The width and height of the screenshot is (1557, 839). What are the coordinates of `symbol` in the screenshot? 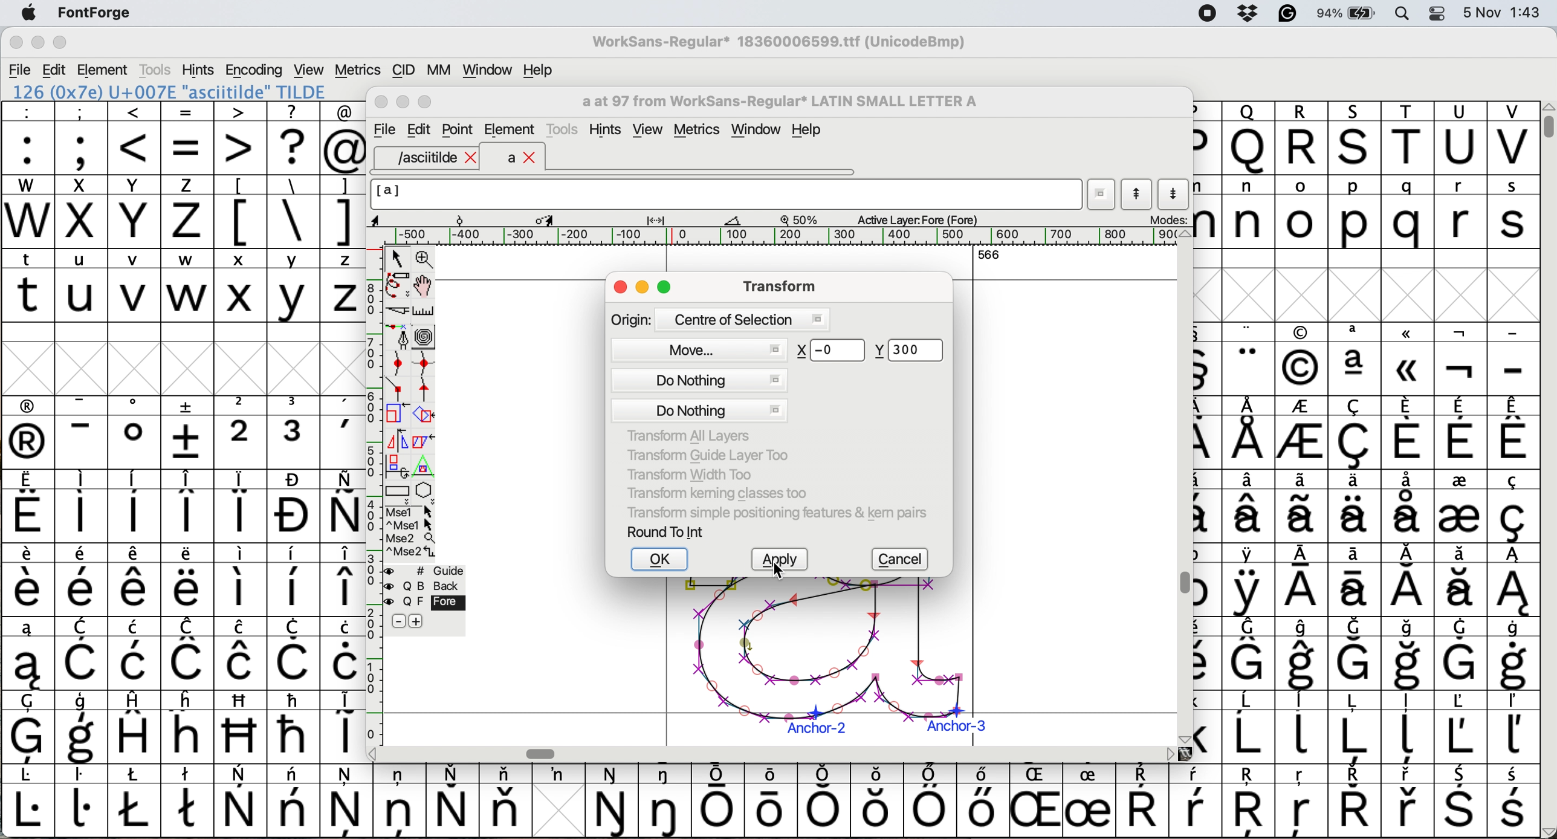 It's located at (189, 506).